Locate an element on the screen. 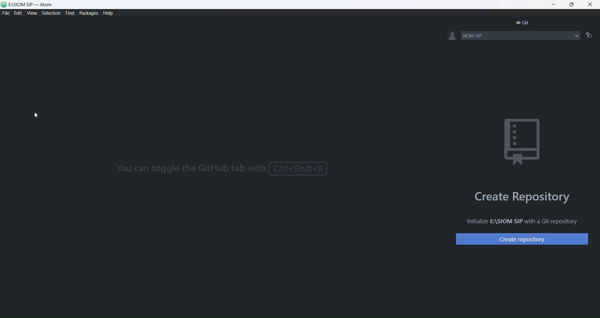  E:/SIOM SIP - atom is located at coordinates (32, 5).